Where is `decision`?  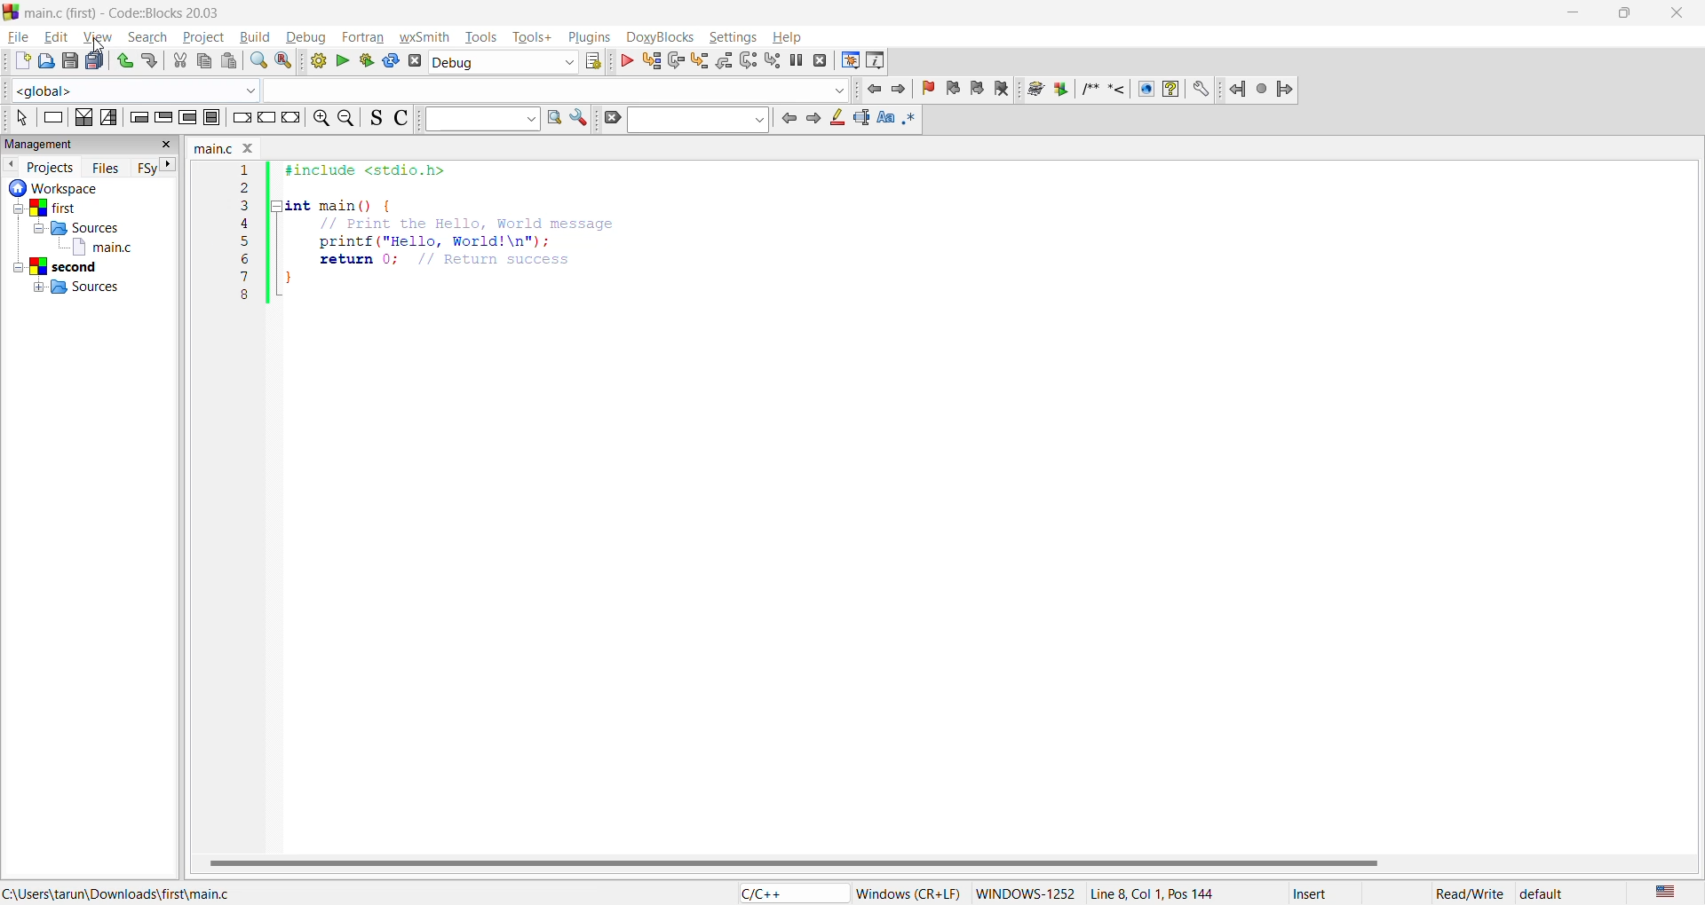 decision is located at coordinates (82, 118).